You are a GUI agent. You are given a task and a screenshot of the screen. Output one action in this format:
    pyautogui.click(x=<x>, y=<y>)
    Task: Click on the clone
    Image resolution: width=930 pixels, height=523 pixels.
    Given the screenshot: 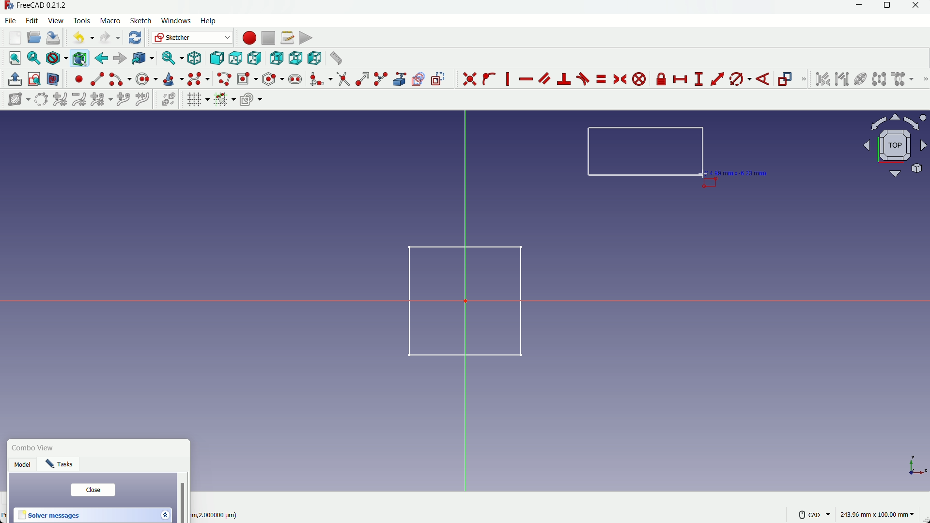 What is the action you would take?
    pyautogui.click(x=903, y=80)
    